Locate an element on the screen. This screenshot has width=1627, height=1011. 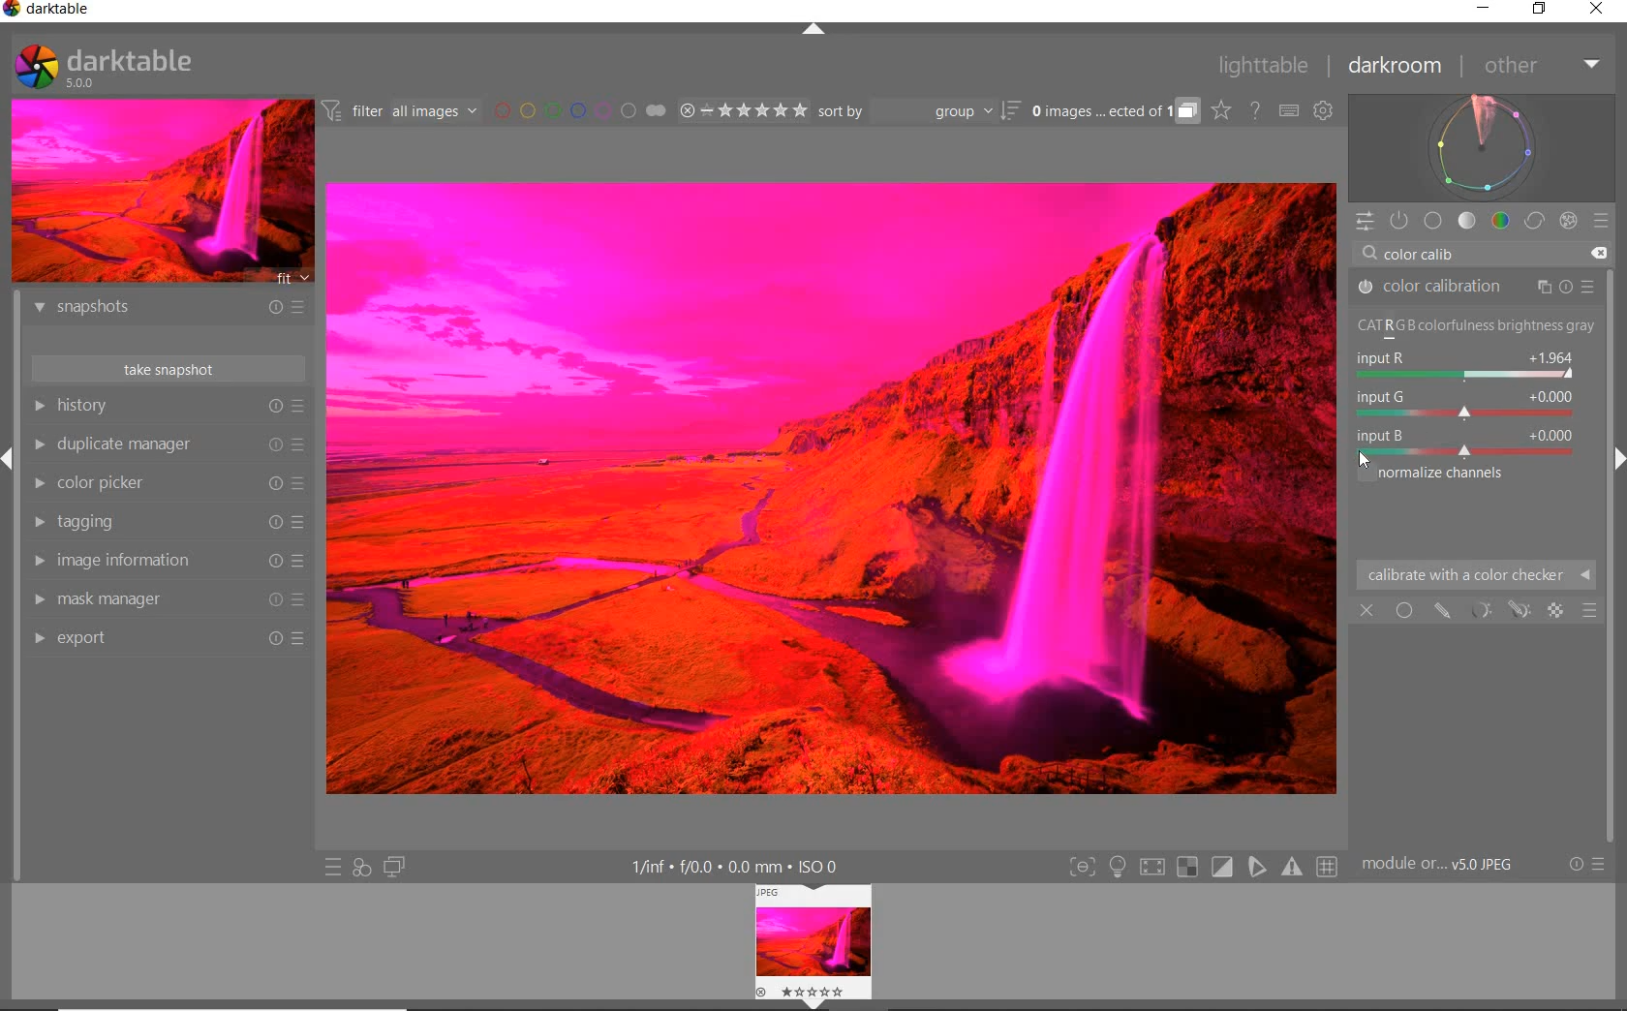
INPUT B is located at coordinates (1463, 442).